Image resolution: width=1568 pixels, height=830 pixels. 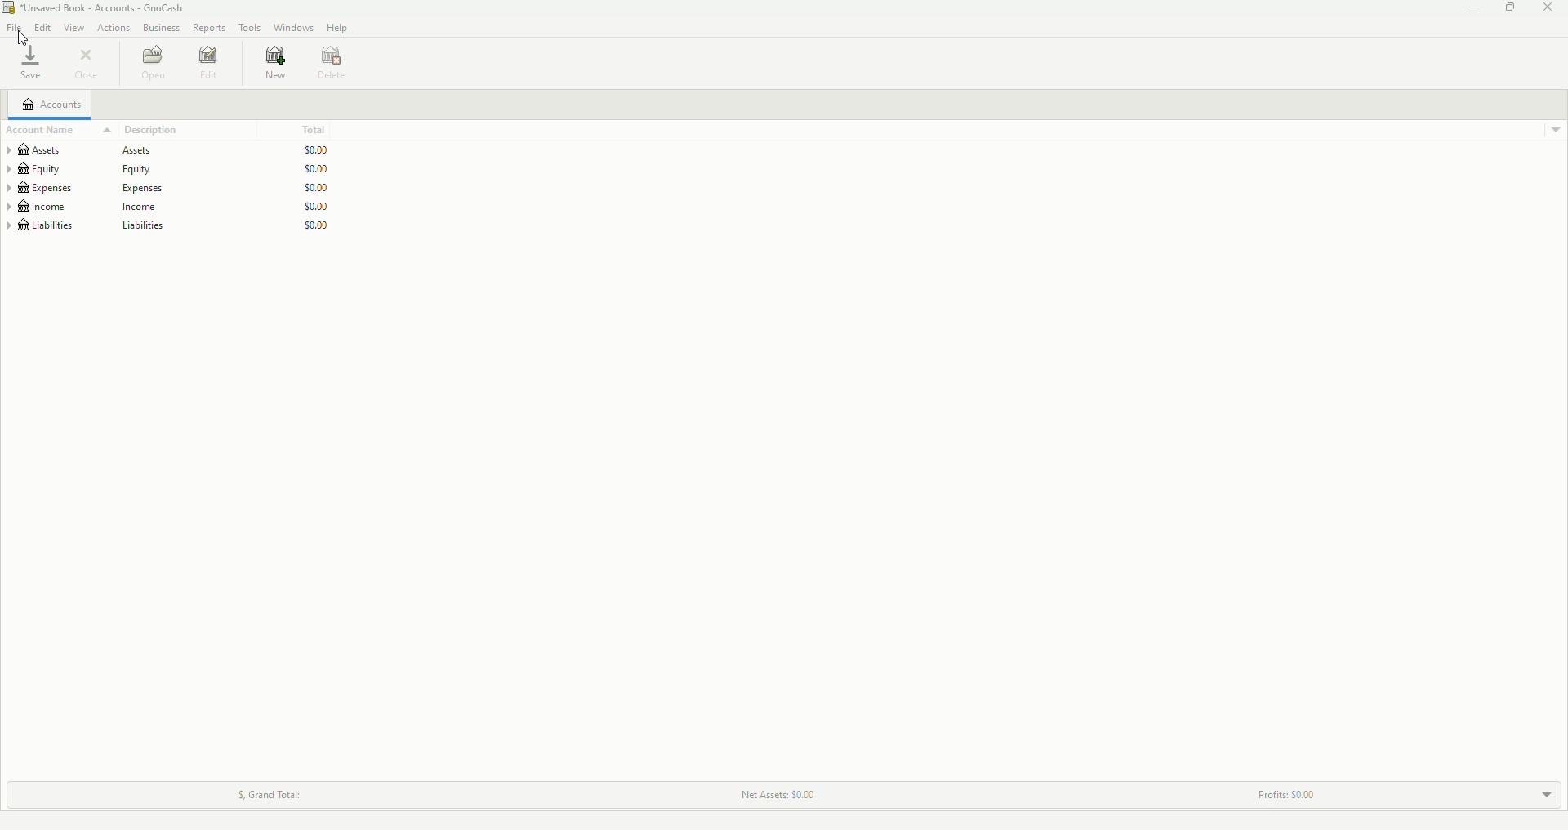 What do you see at coordinates (142, 130) in the screenshot?
I see `Description` at bounding box center [142, 130].